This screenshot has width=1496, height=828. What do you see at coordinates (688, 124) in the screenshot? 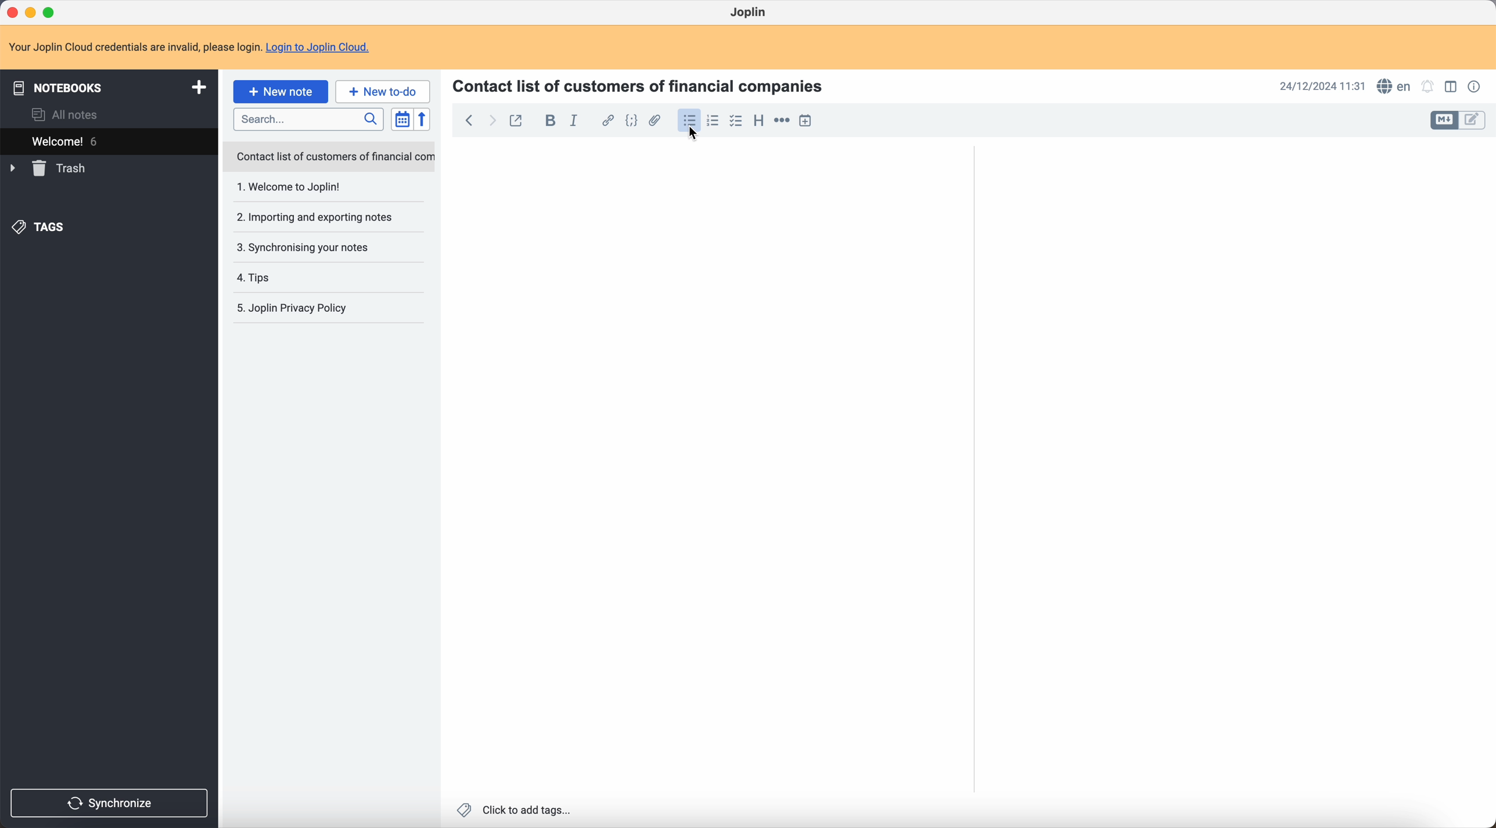
I see `click on bulleted list` at bounding box center [688, 124].